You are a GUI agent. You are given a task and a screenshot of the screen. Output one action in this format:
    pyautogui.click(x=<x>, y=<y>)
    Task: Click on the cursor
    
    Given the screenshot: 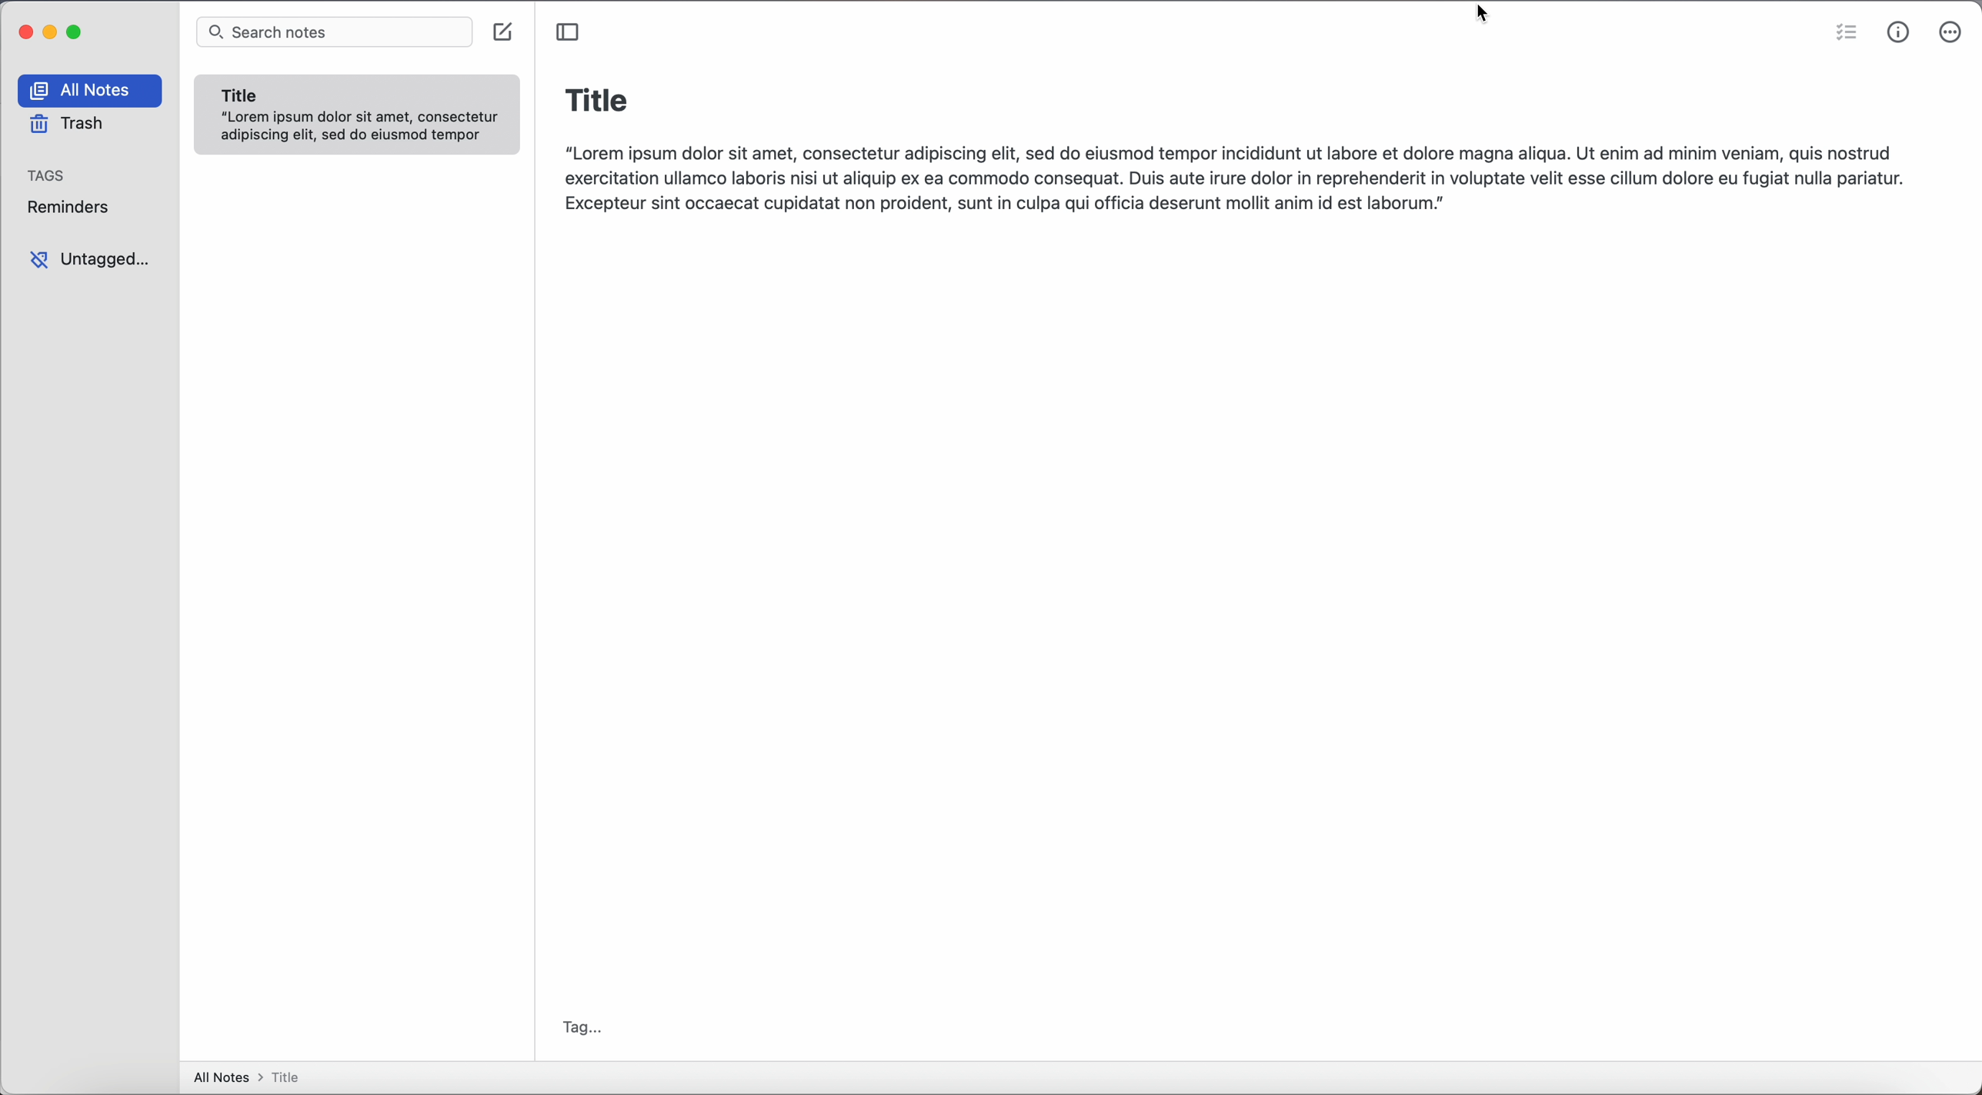 What is the action you would take?
    pyautogui.click(x=1485, y=15)
    